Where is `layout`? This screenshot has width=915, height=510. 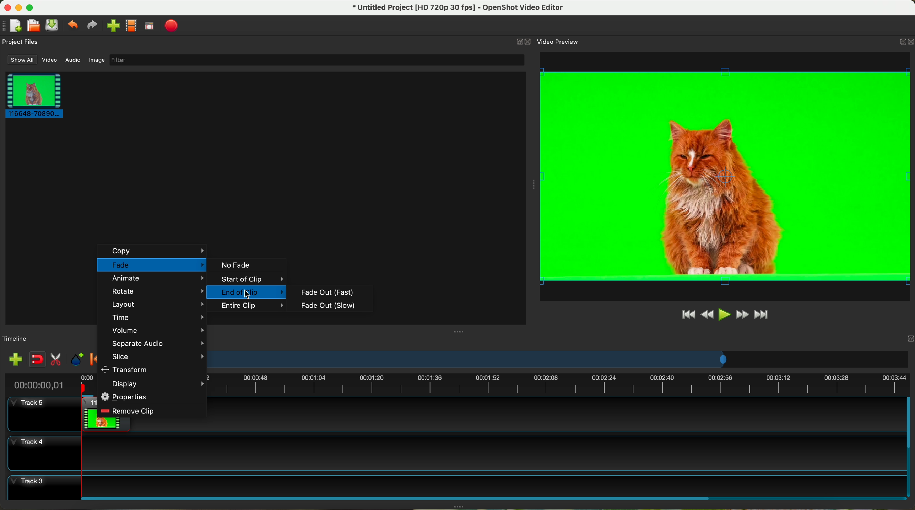
layout is located at coordinates (156, 304).